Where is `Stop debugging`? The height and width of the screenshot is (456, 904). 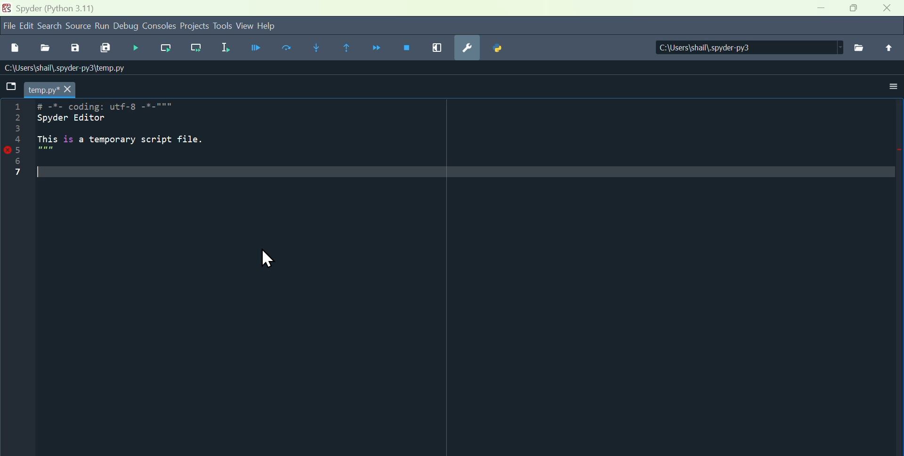 Stop debugging is located at coordinates (407, 46).